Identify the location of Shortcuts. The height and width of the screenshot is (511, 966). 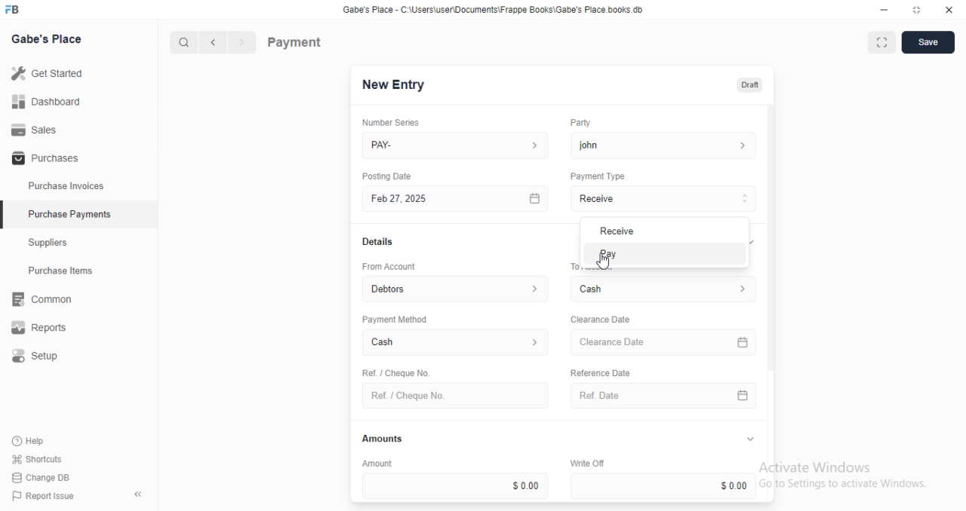
(35, 460).